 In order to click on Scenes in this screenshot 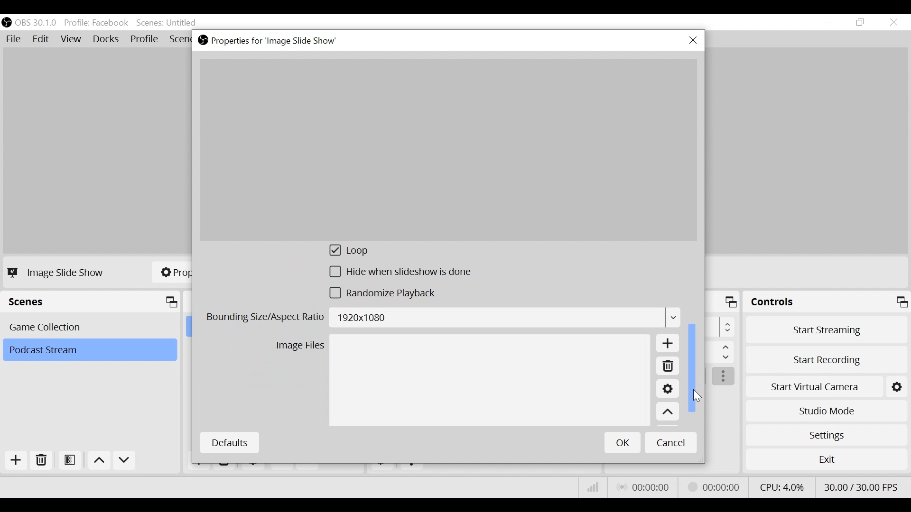, I will do `click(93, 302)`.